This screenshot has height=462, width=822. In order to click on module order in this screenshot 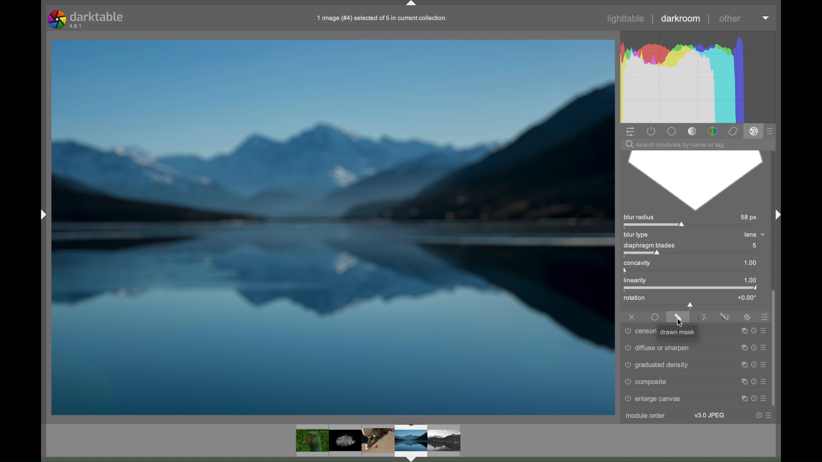, I will do `click(645, 416)`.